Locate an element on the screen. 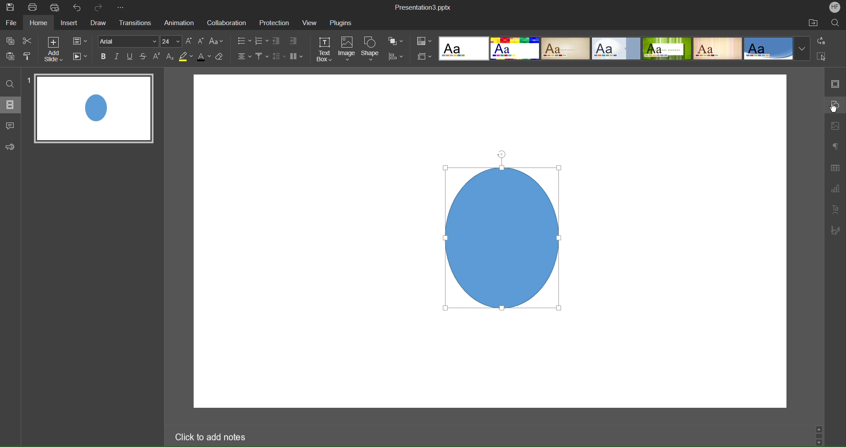  Click to add notes is located at coordinates (212, 437).